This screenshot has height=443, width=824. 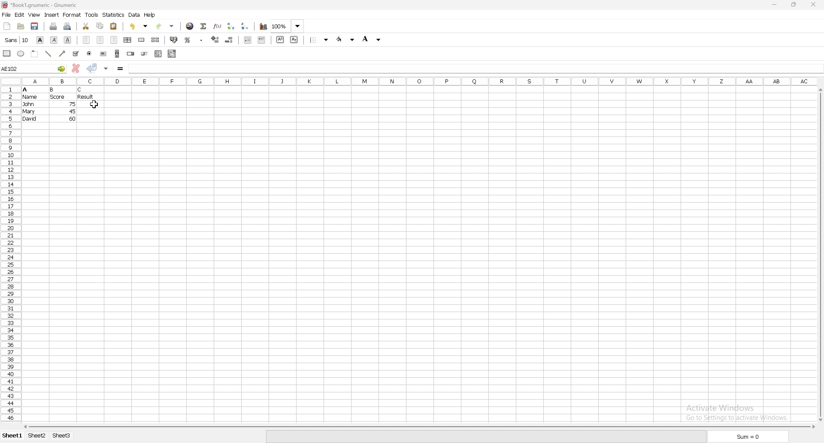 I want to click on list, so click(x=158, y=54).